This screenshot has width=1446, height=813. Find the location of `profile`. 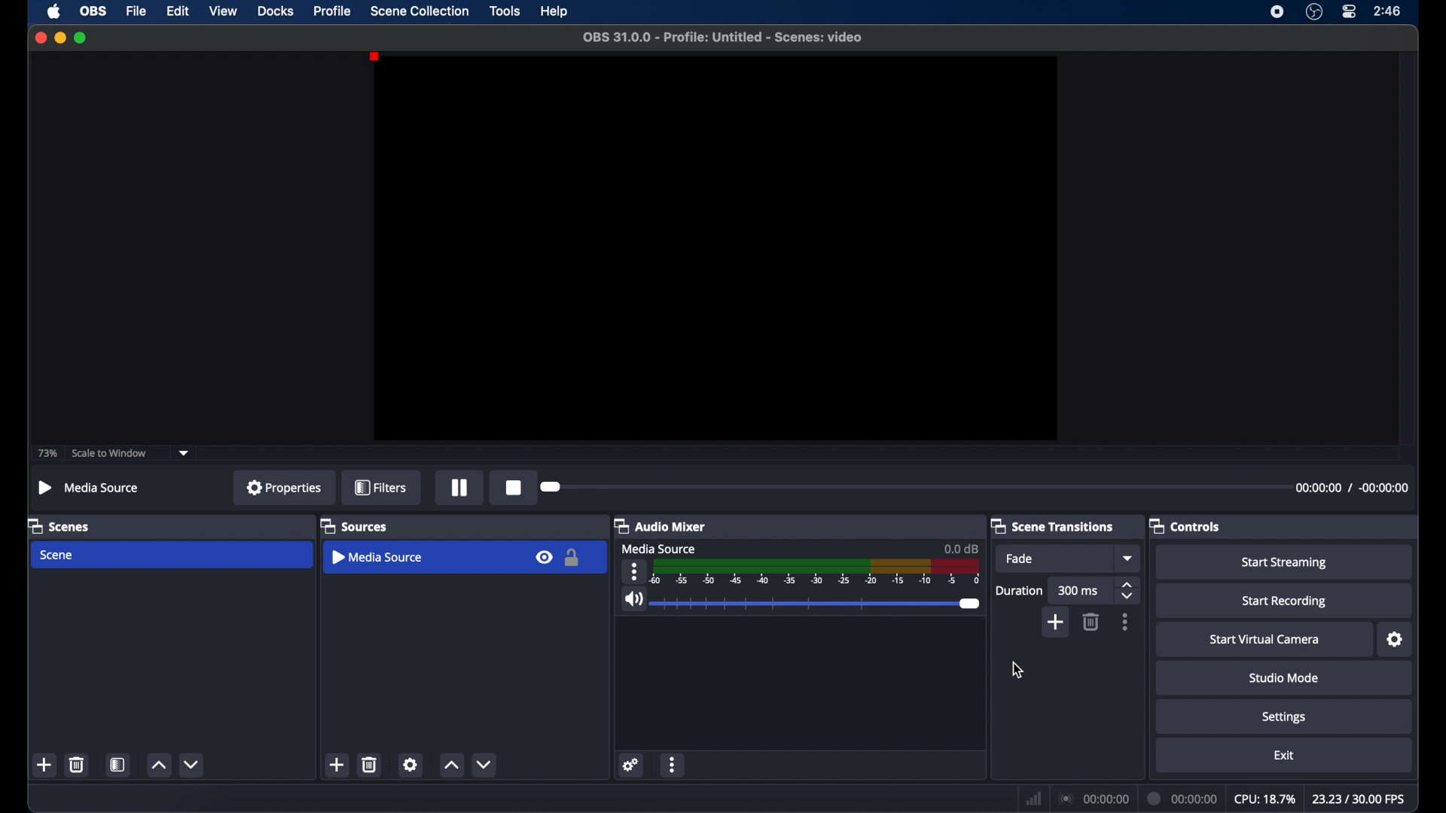

profile is located at coordinates (334, 11).